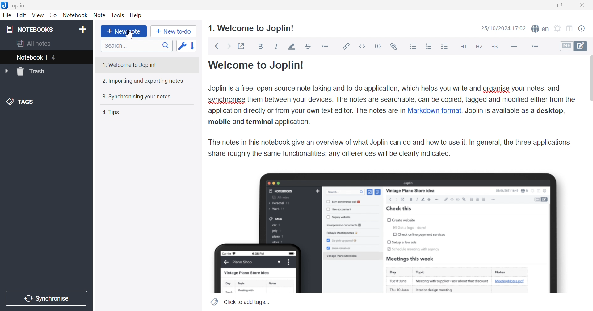 This screenshot has width=593, height=311. I want to click on 3. Synchronising your notes, so click(138, 96).